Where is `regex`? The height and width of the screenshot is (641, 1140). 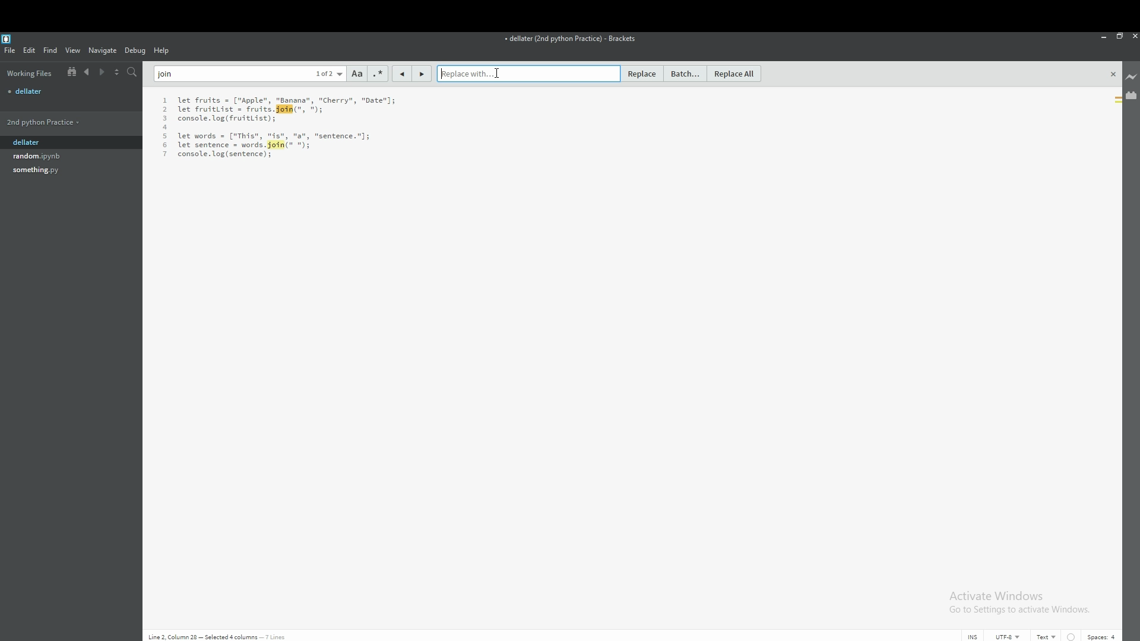 regex is located at coordinates (378, 74).